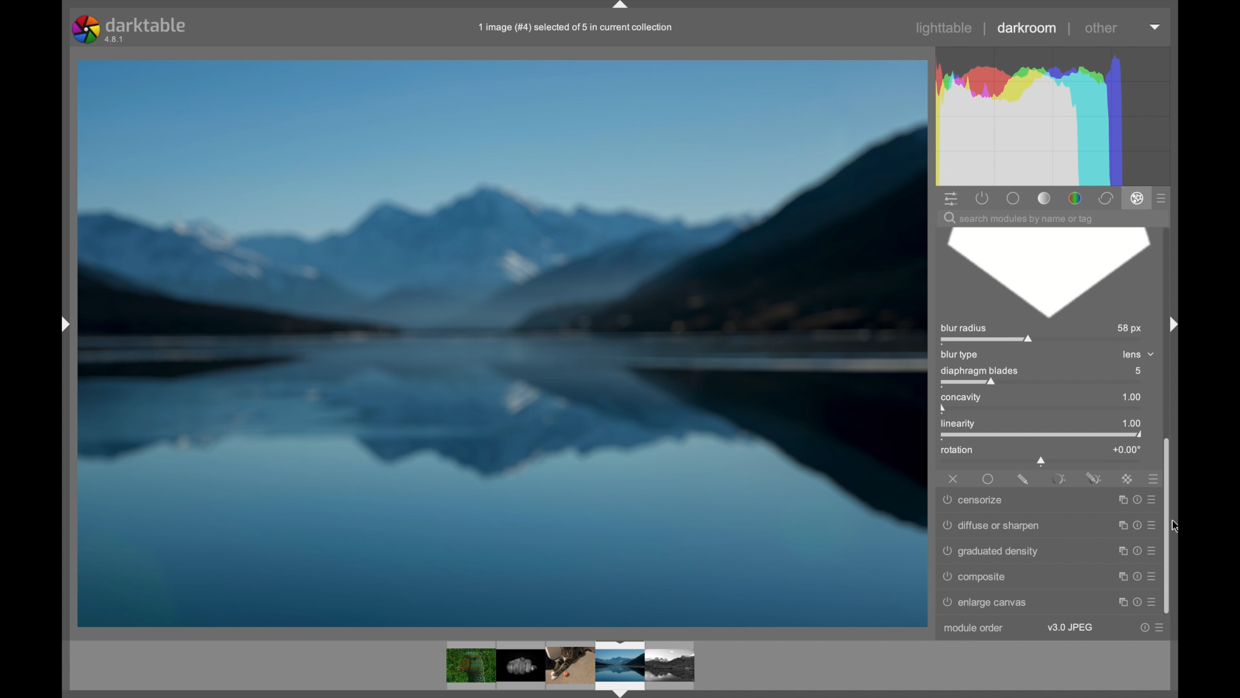 The width and height of the screenshot is (1240, 698). I want to click on presets, so click(1162, 198).